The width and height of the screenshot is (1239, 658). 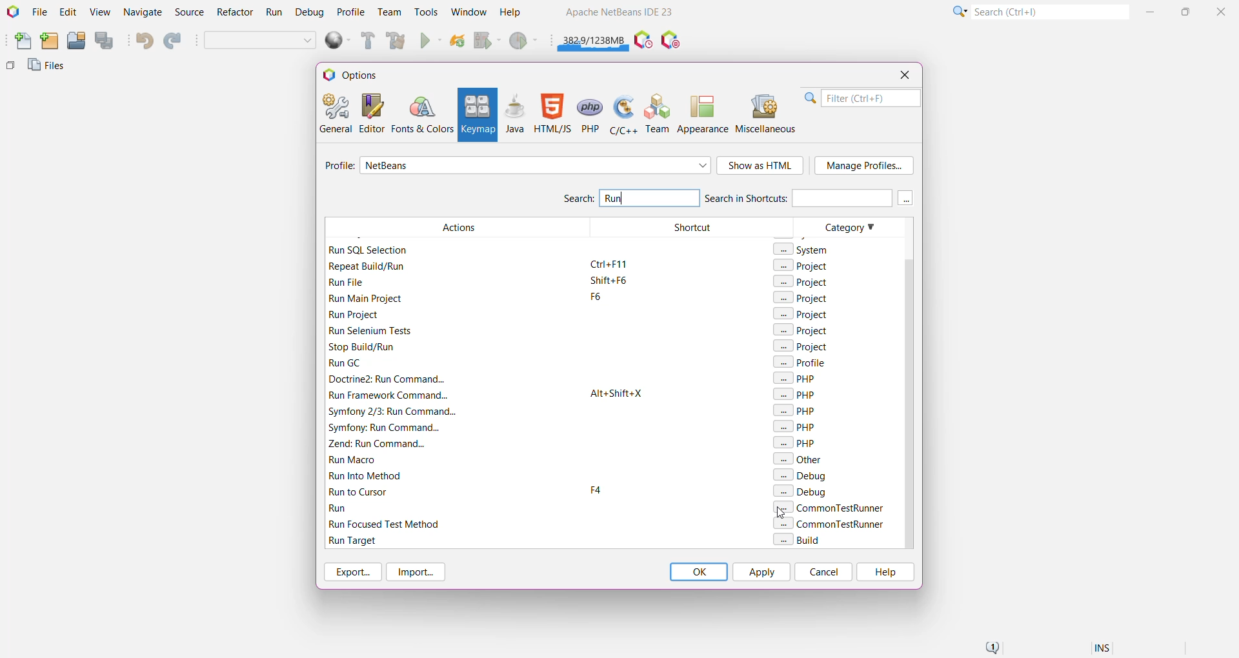 What do you see at coordinates (761, 166) in the screenshot?
I see `Show as HTML` at bounding box center [761, 166].